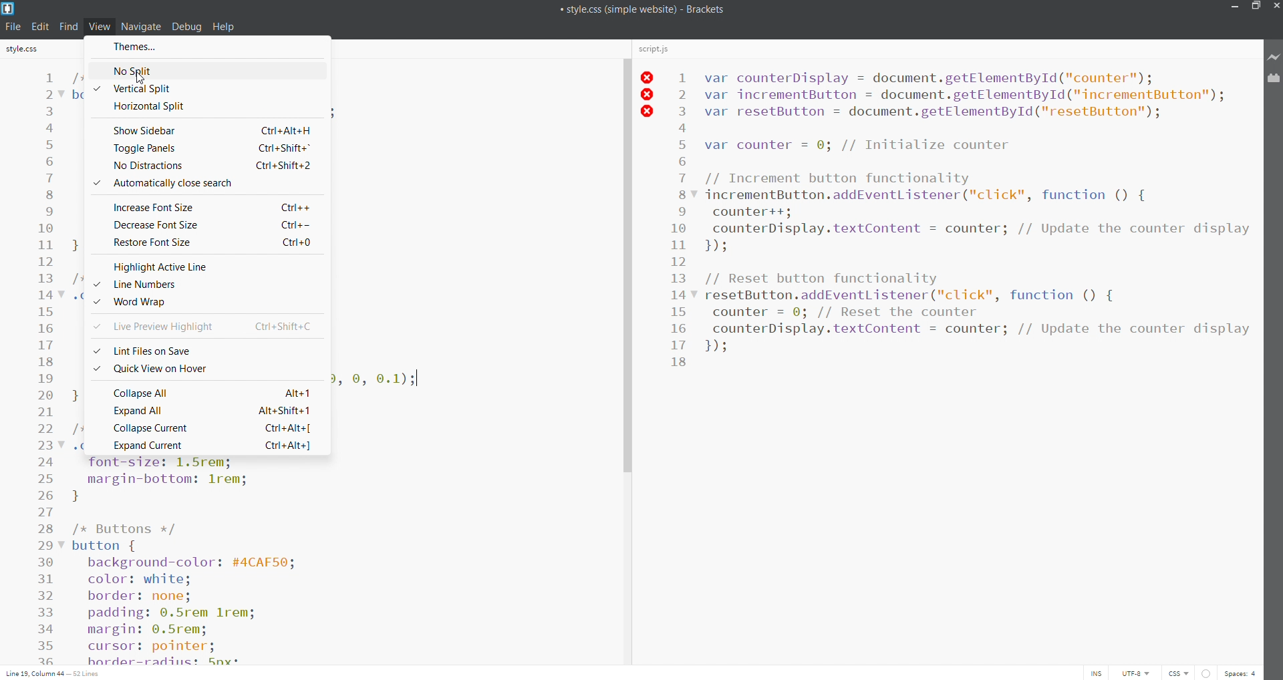 Image resolution: width=1283 pixels, height=680 pixels. I want to click on help, so click(225, 27).